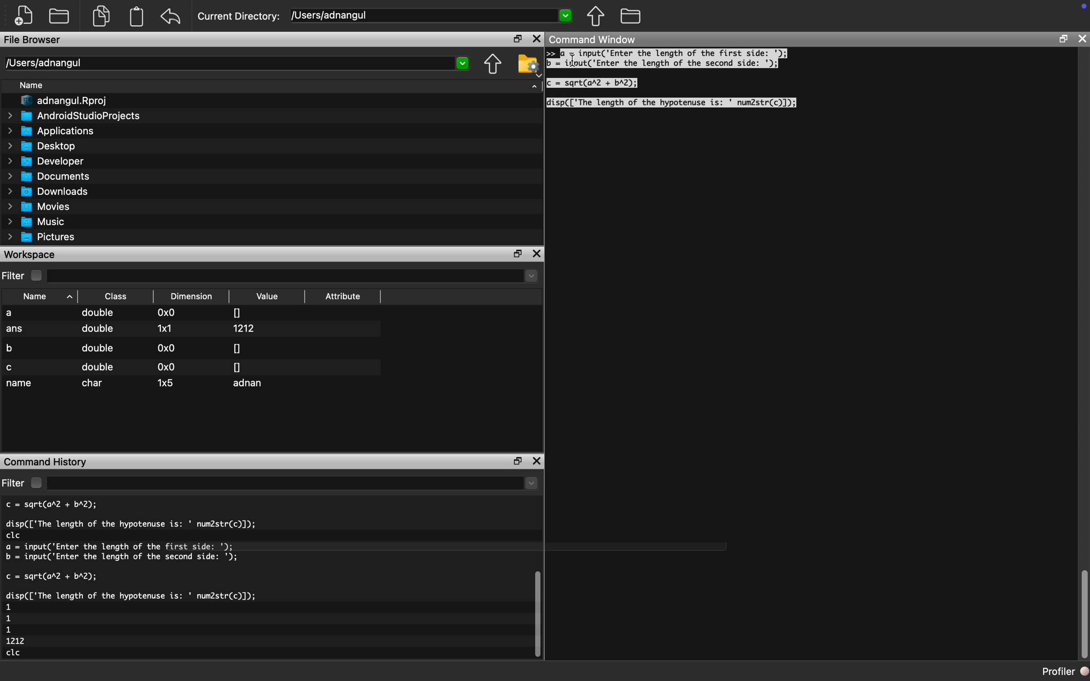 The height and width of the screenshot is (681, 1090). Describe the element at coordinates (41, 222) in the screenshot. I see `Music` at that location.